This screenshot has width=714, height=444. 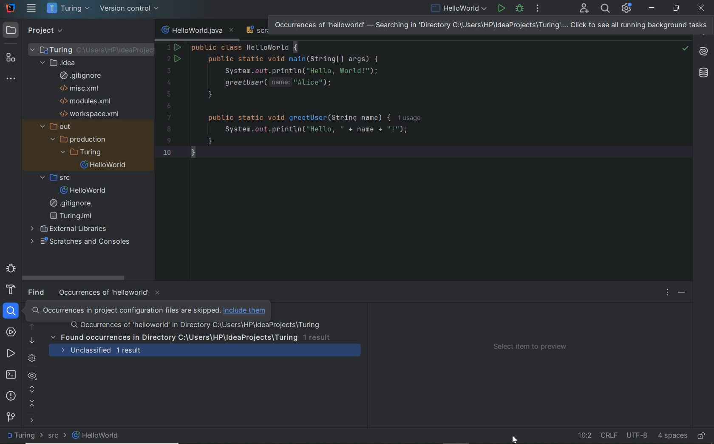 What do you see at coordinates (133, 9) in the screenshot?
I see `version control` at bounding box center [133, 9].